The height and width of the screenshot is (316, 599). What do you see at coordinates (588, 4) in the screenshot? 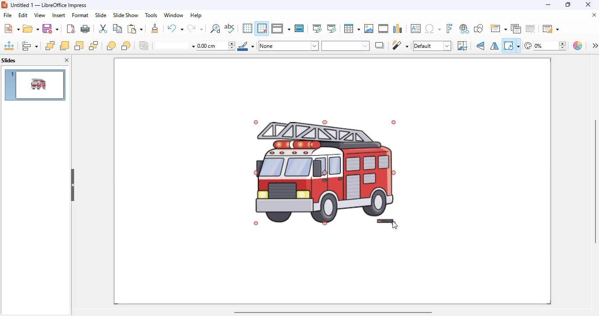
I see `close` at bounding box center [588, 4].